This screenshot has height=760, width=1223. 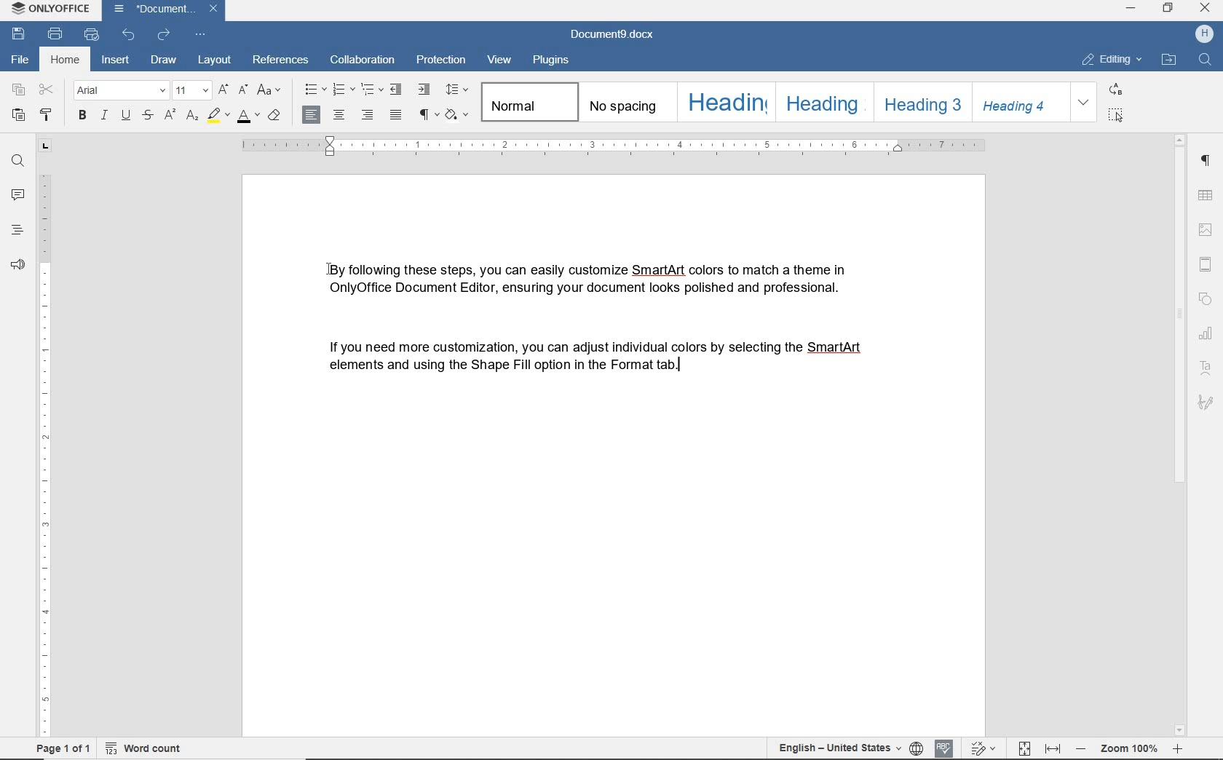 What do you see at coordinates (126, 116) in the screenshot?
I see `underline` at bounding box center [126, 116].